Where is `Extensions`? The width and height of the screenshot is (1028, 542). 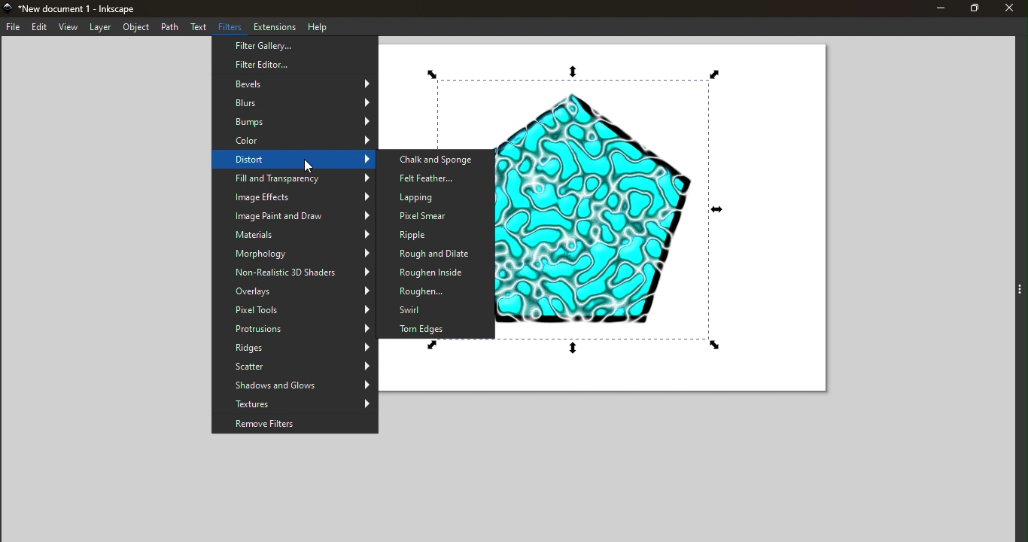 Extensions is located at coordinates (275, 26).